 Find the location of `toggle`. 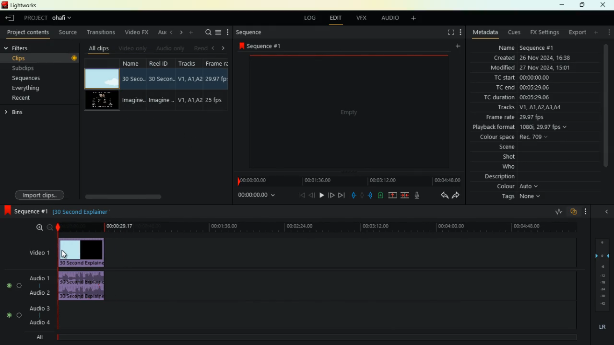

toggle is located at coordinates (9, 286).